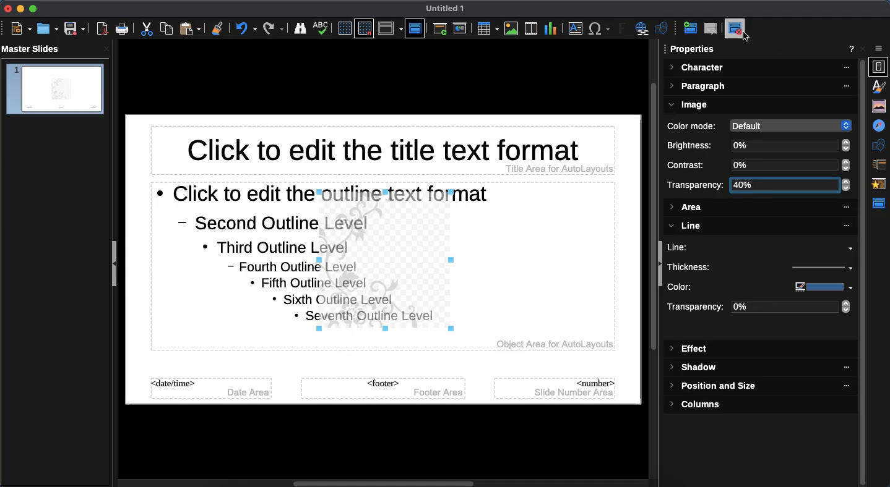 This screenshot has height=487, width=890. I want to click on Start from current slide, so click(461, 28).